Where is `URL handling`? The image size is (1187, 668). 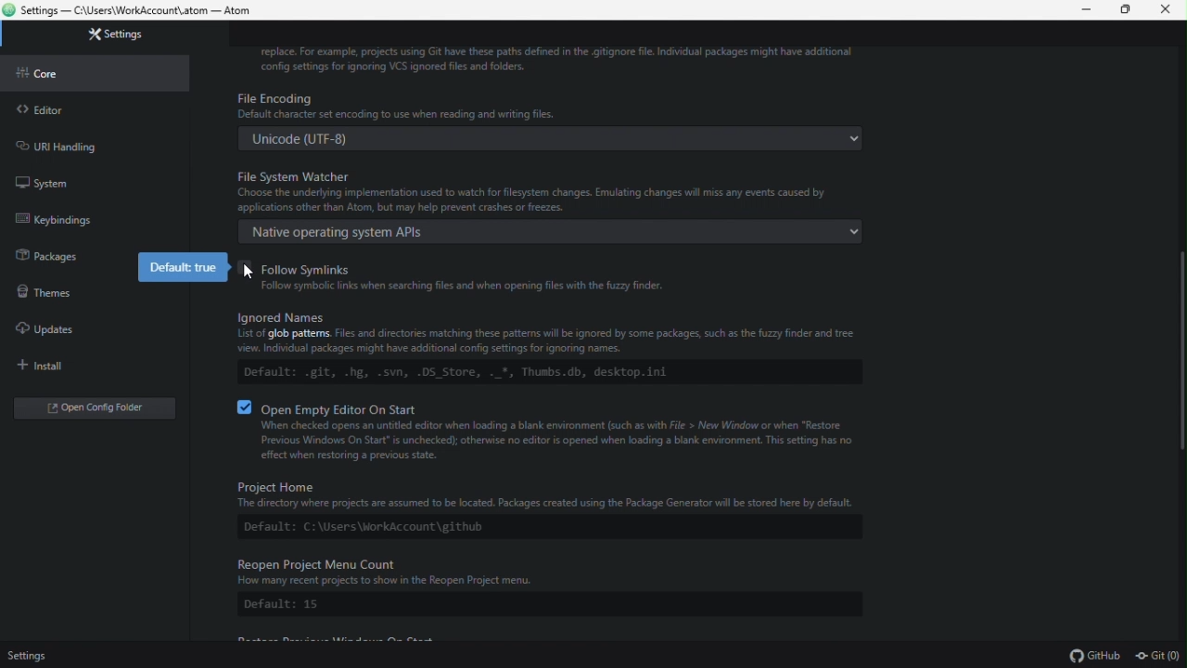
URL handling is located at coordinates (90, 144).